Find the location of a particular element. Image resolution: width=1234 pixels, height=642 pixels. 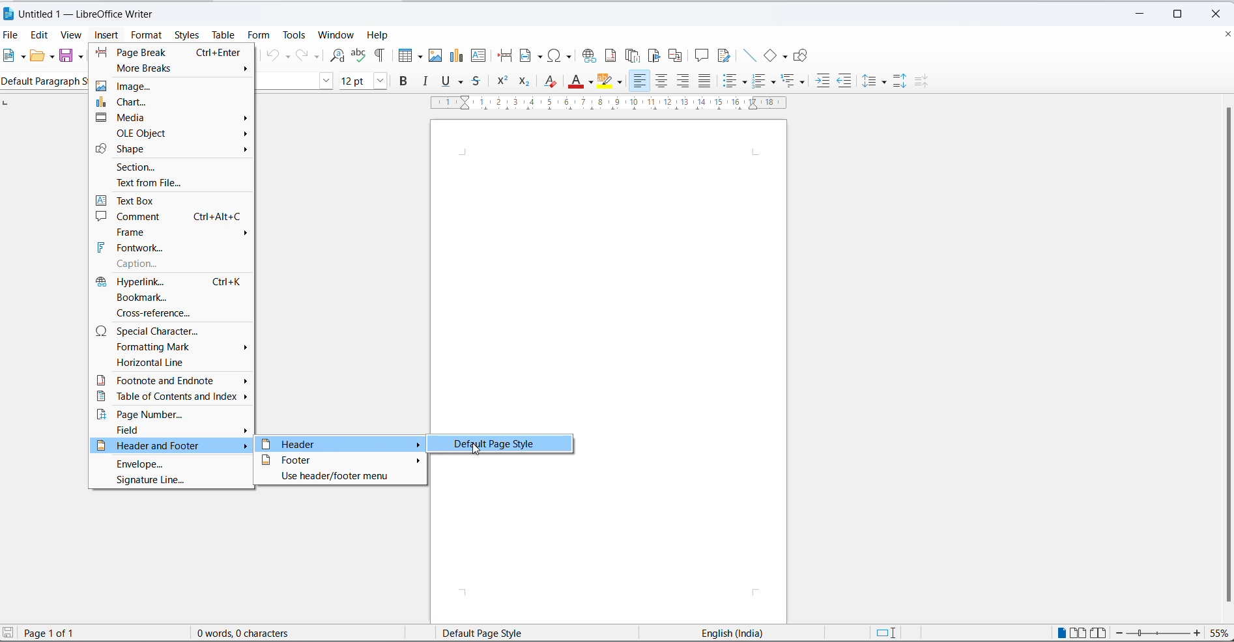

decrease indent is located at coordinates (845, 81).